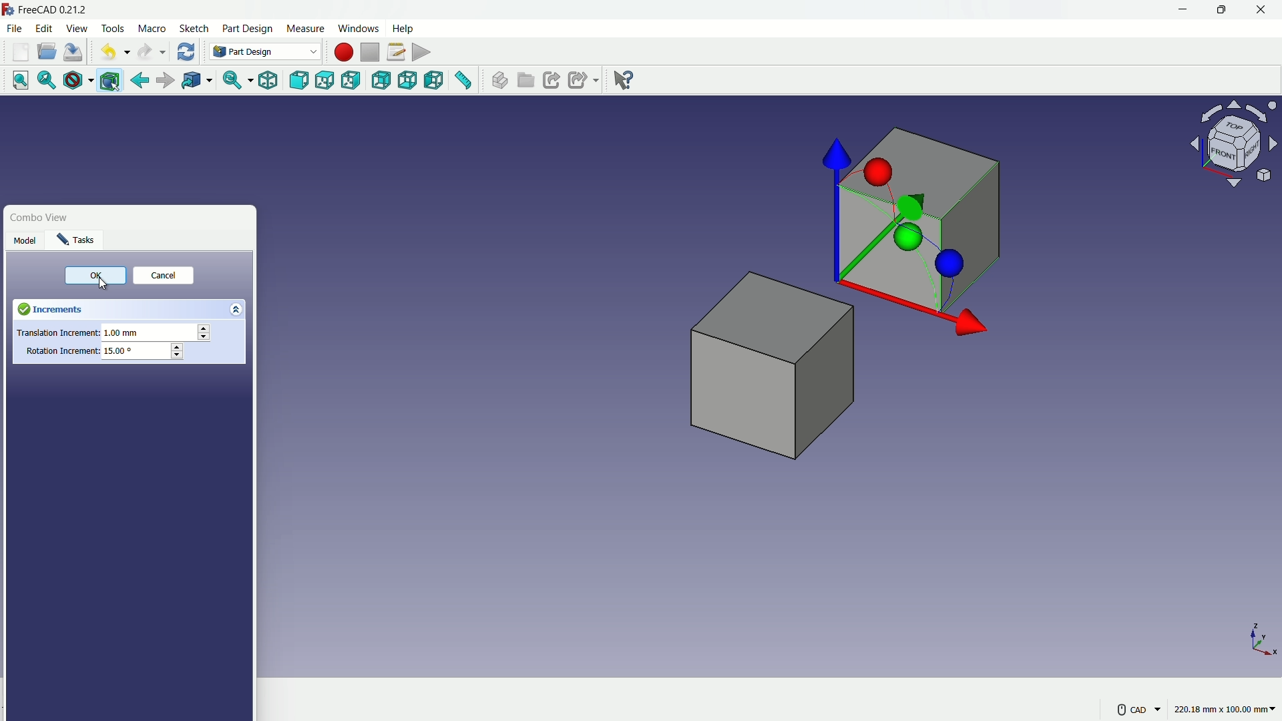  I want to click on ok, so click(91, 276).